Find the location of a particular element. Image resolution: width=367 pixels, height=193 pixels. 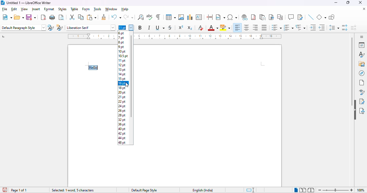

insert line is located at coordinates (311, 17).